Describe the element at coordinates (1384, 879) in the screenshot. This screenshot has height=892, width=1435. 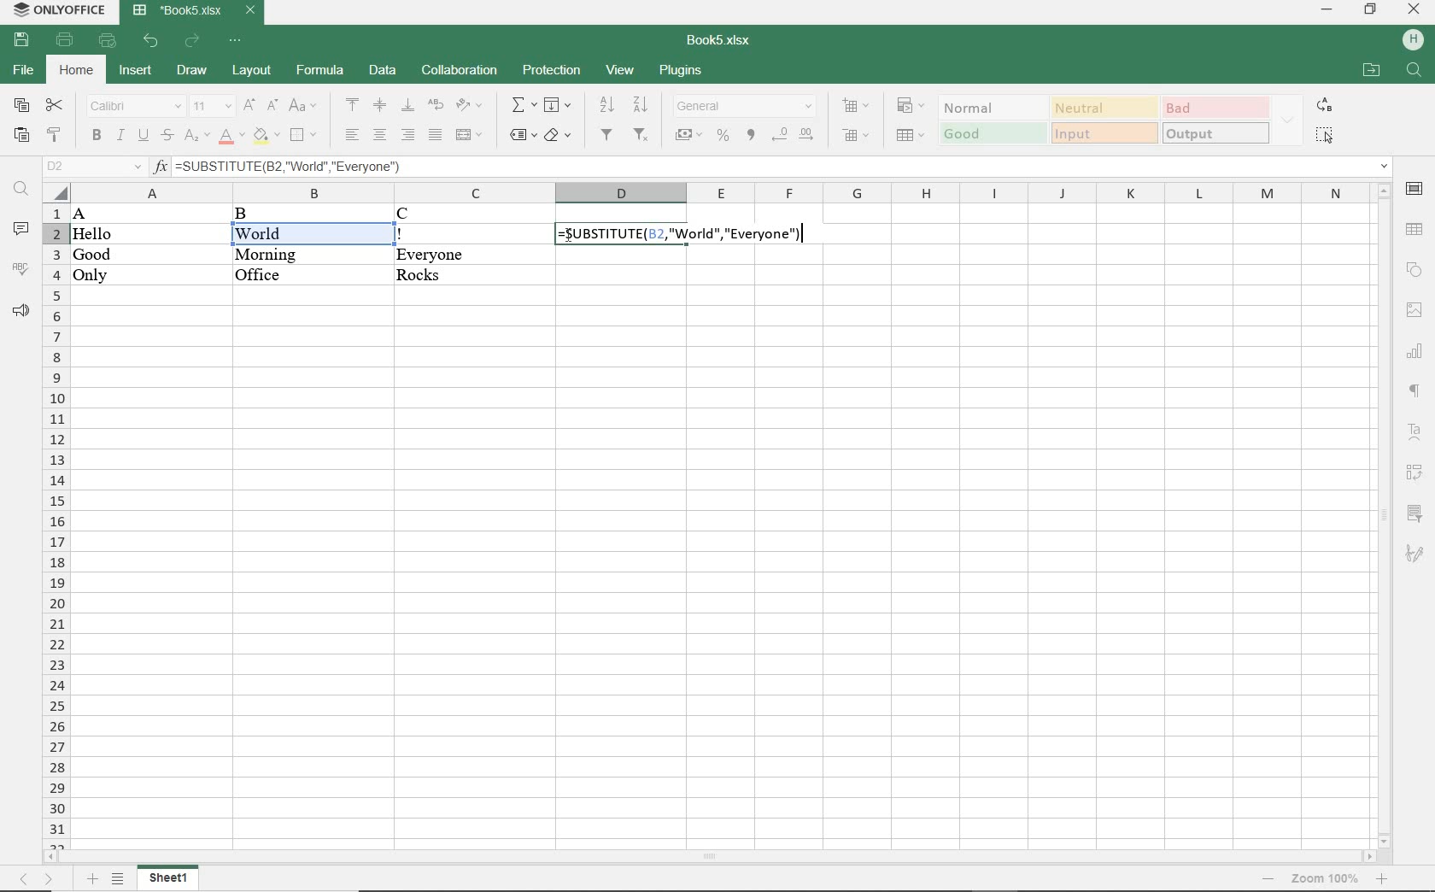
I see `zoom in` at that location.